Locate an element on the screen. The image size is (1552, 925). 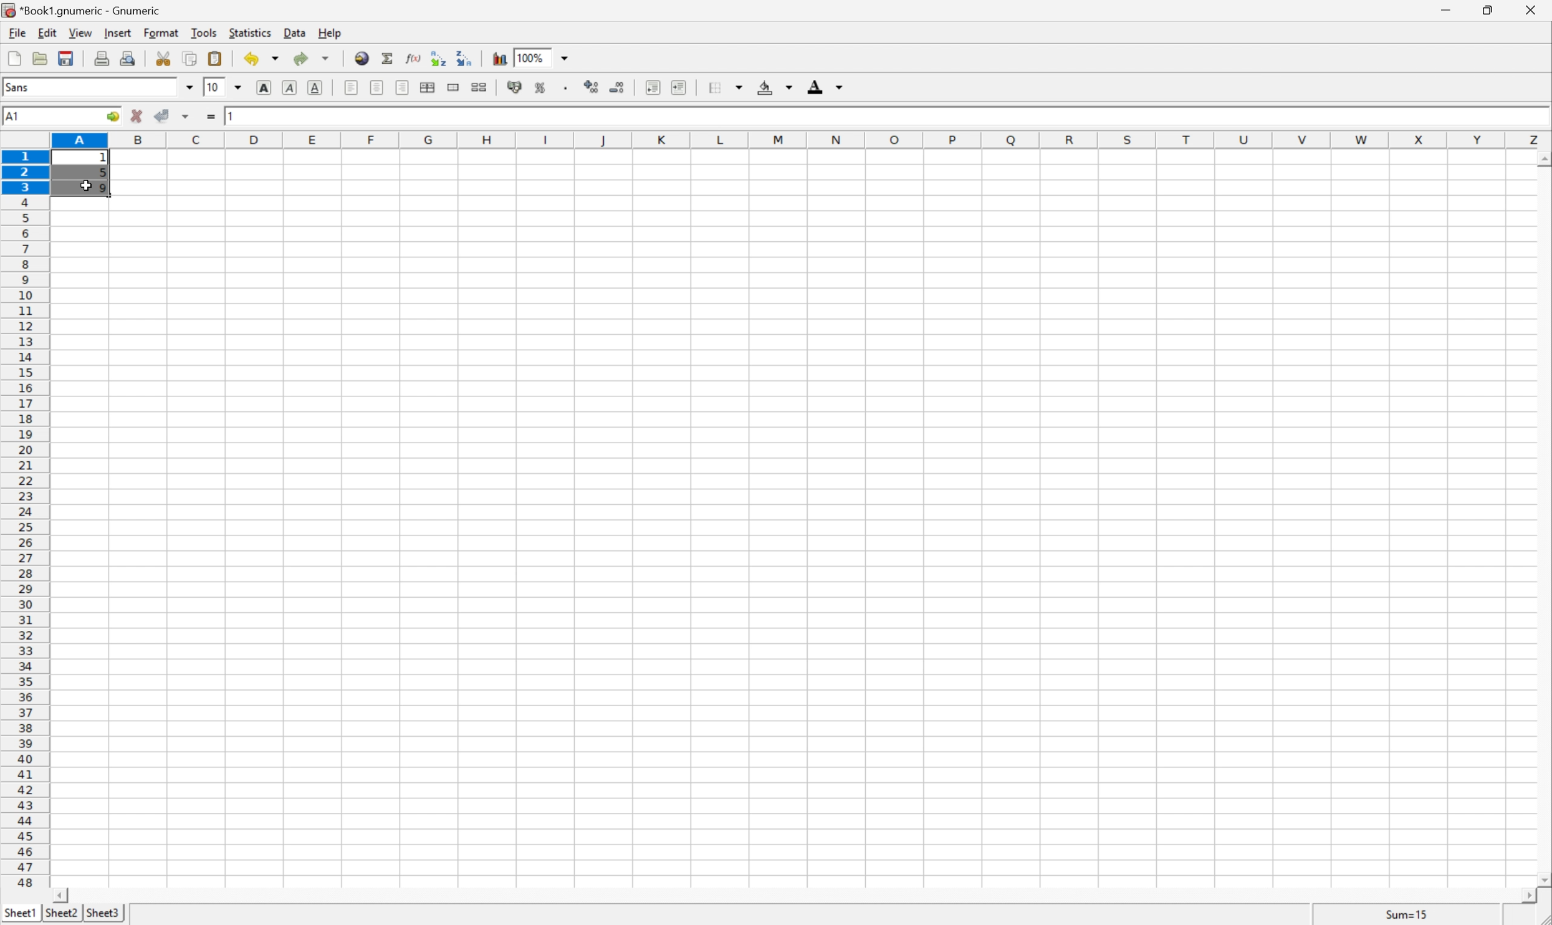
foreground is located at coordinates (823, 85).